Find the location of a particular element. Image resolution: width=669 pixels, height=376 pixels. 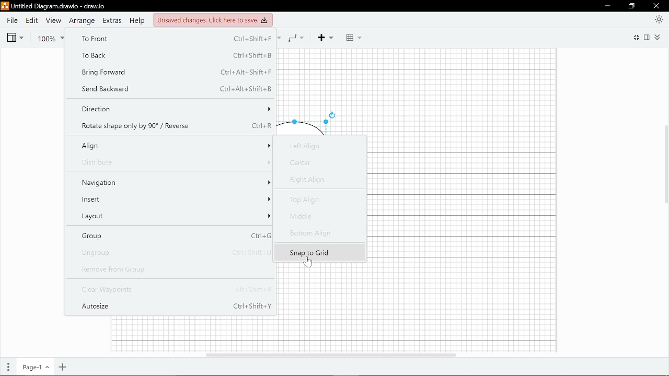

ungroup is located at coordinates (176, 253).